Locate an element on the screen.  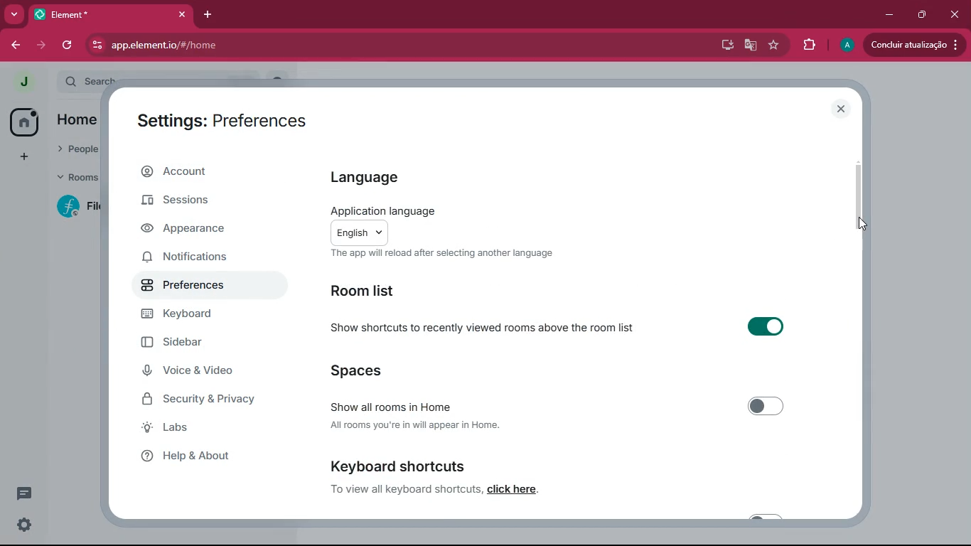
spaces is located at coordinates (377, 371).